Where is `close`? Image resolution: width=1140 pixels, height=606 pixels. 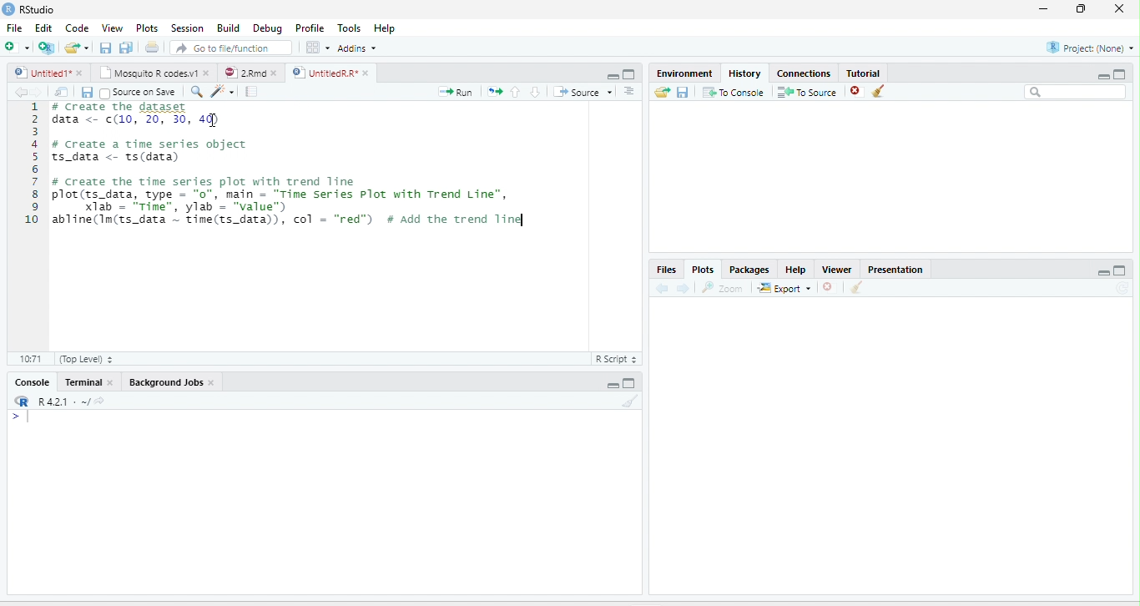
close is located at coordinates (207, 73).